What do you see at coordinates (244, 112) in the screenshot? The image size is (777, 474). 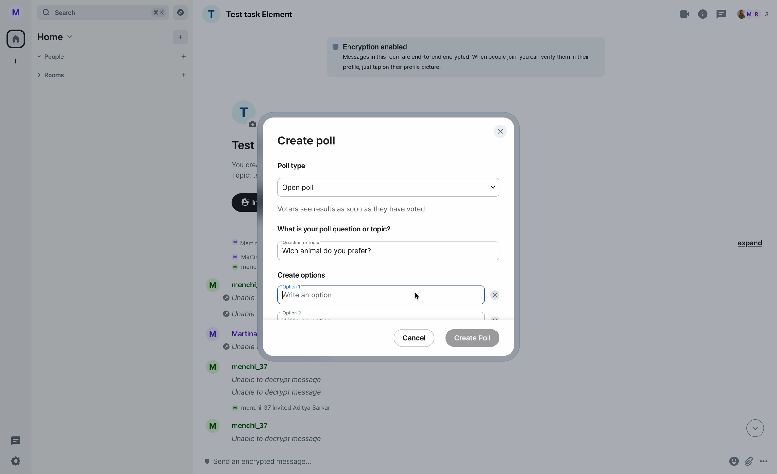 I see `profile picture` at bounding box center [244, 112].